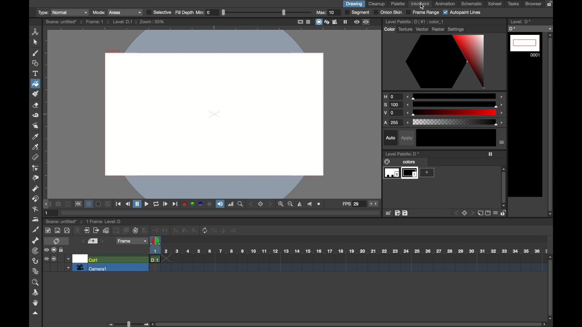 This screenshot has height=327, width=582. I want to click on rotate tool, so click(36, 292).